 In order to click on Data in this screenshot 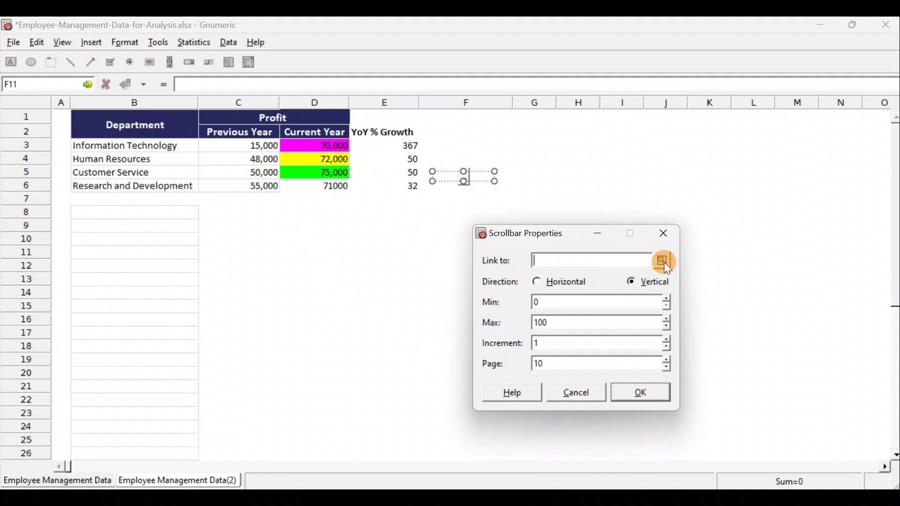, I will do `click(231, 42)`.